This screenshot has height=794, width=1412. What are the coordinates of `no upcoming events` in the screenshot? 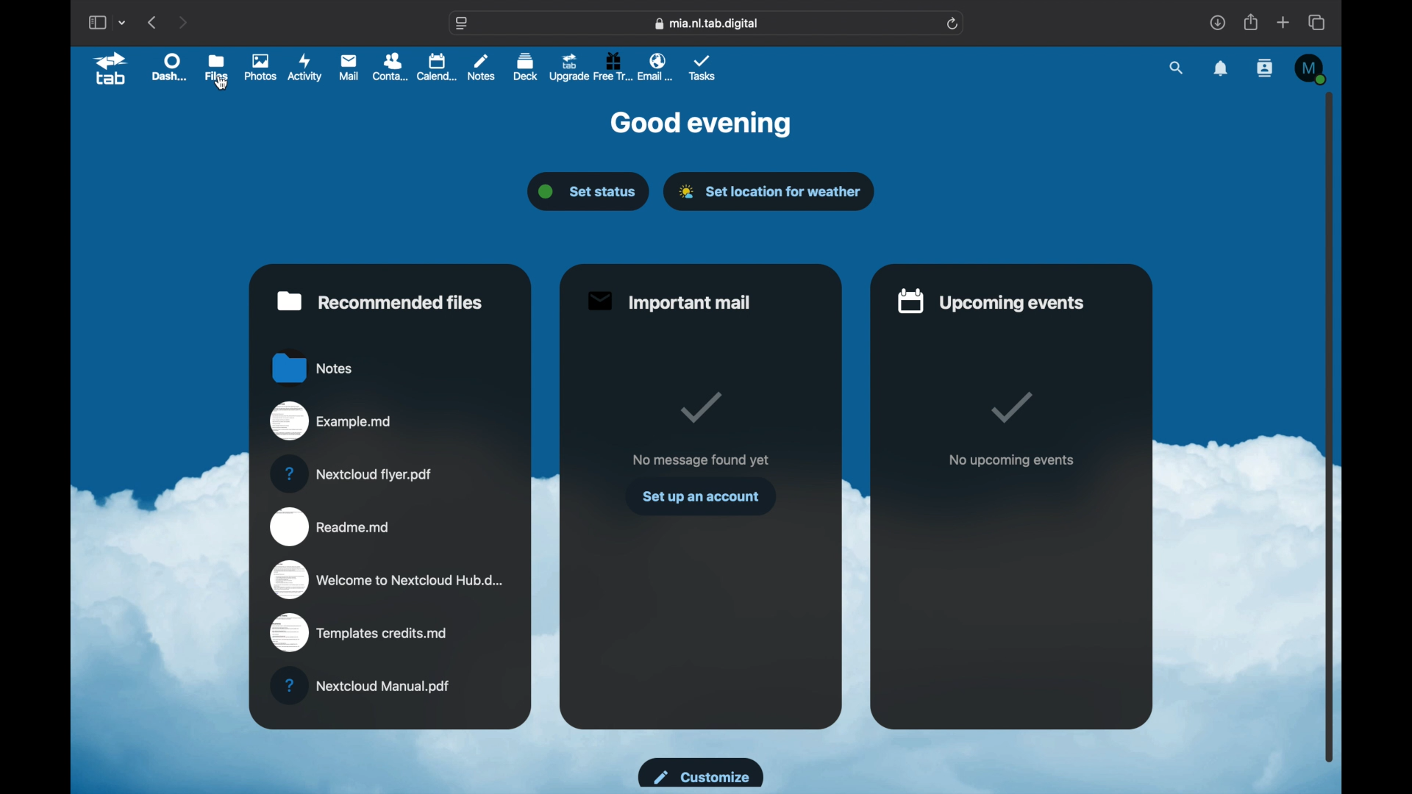 It's located at (1010, 461).